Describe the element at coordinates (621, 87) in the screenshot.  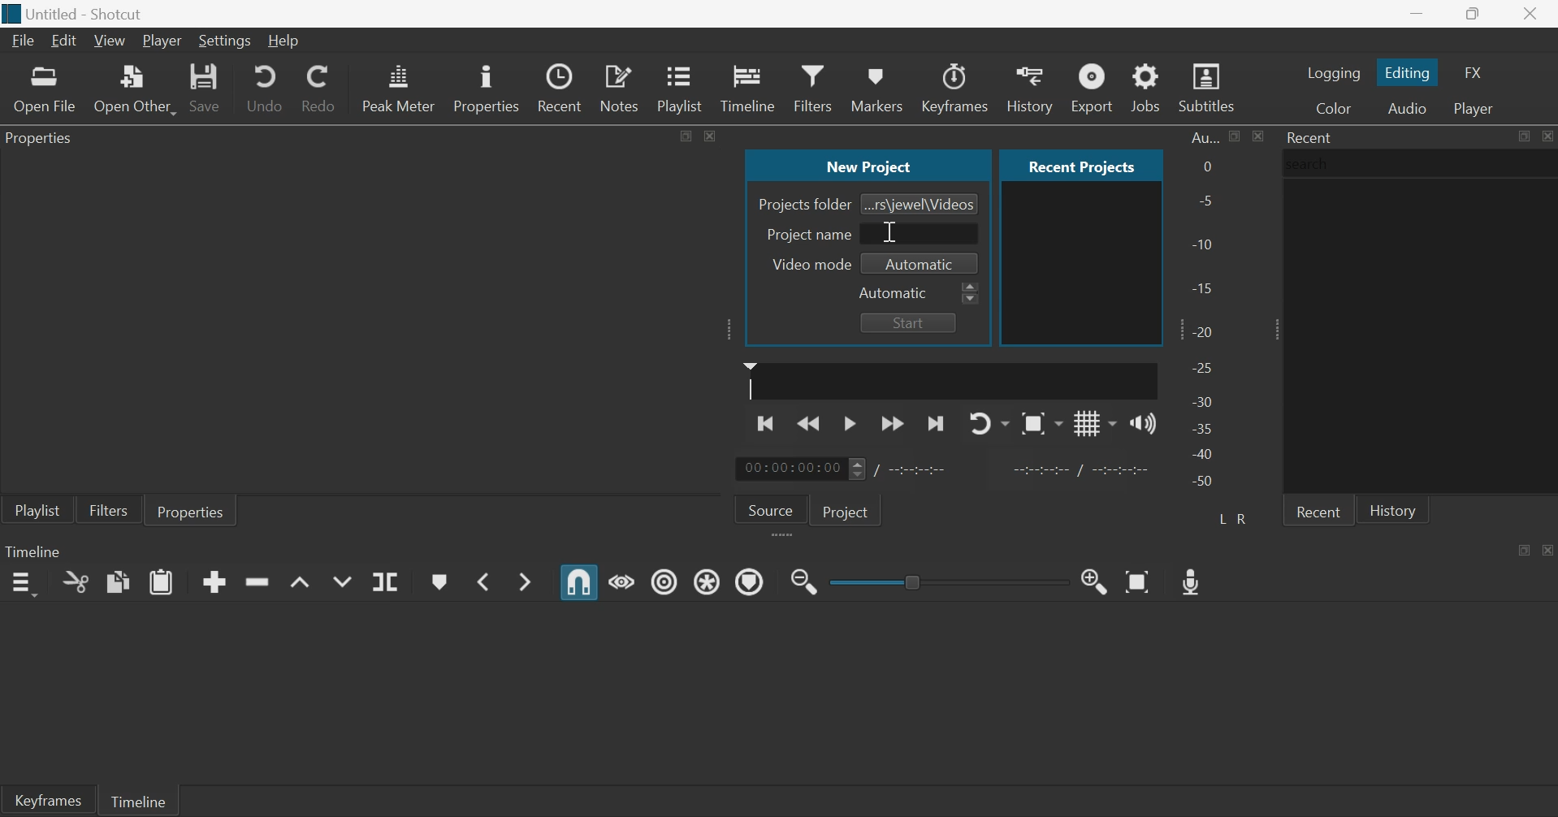
I see `Notes` at that location.